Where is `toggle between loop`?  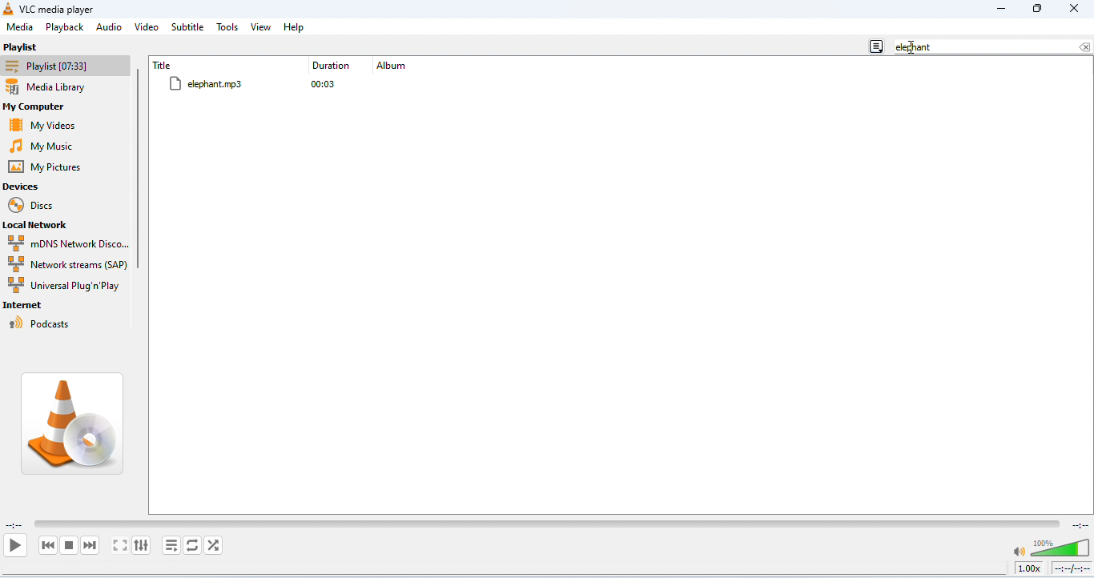
toggle between loop is located at coordinates (191, 545).